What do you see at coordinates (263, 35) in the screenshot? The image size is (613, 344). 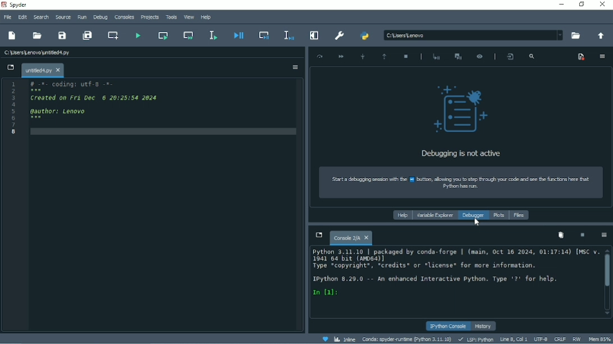 I see `Debug cell` at bounding box center [263, 35].